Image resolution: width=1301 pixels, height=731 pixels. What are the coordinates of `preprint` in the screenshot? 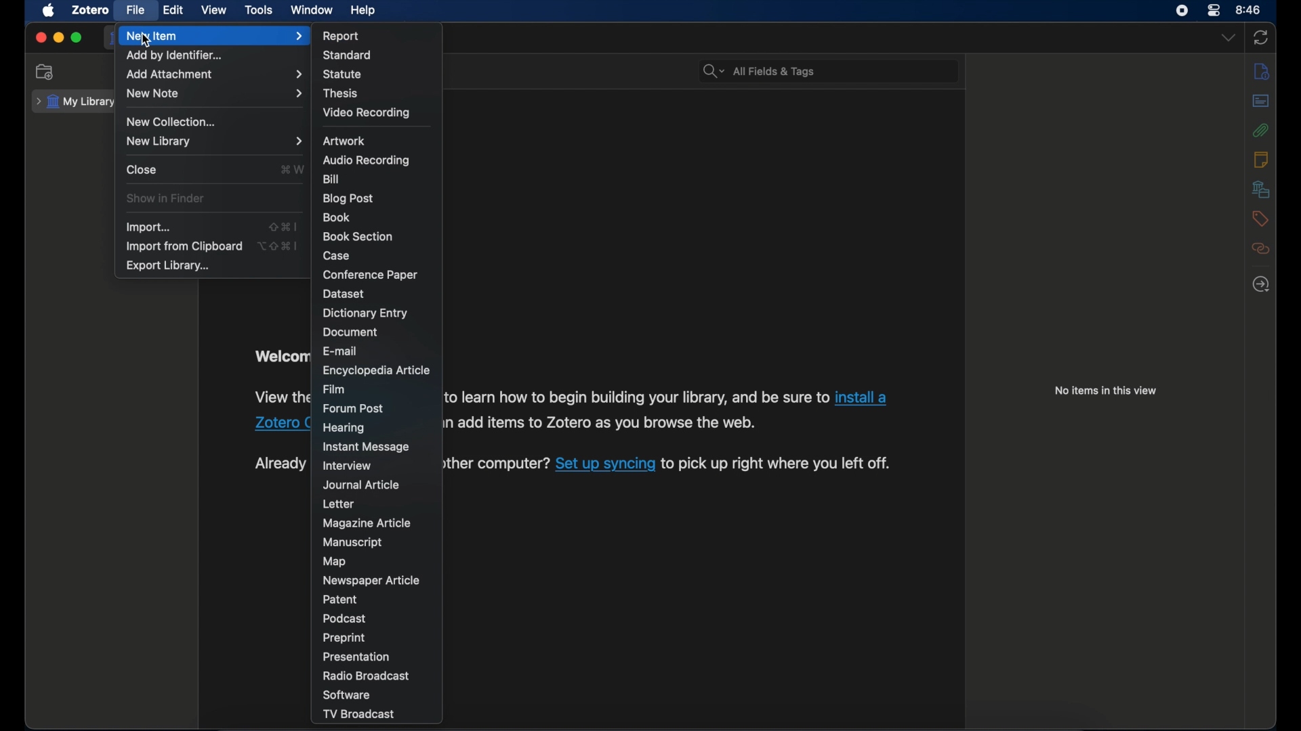 It's located at (343, 638).